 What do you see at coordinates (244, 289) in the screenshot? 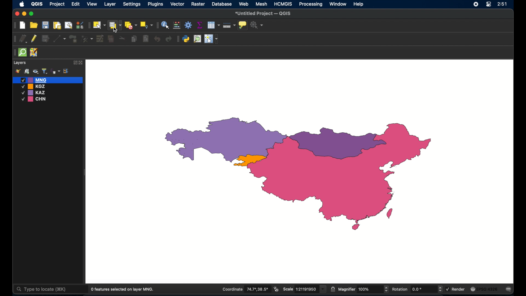
I see `Coordinate  74.7°,38.5°` at bounding box center [244, 289].